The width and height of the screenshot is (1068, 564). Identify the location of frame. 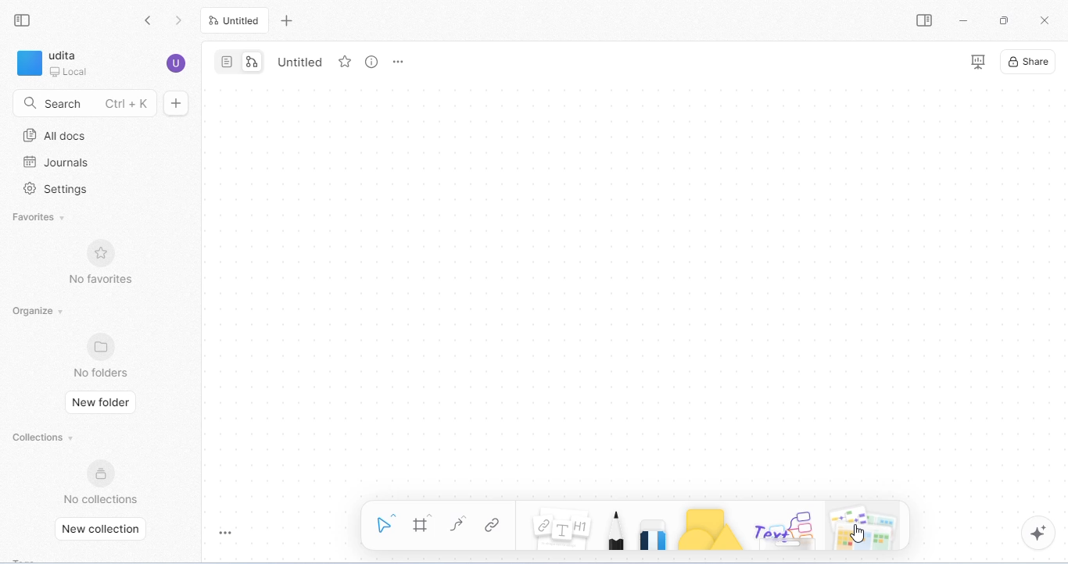
(422, 523).